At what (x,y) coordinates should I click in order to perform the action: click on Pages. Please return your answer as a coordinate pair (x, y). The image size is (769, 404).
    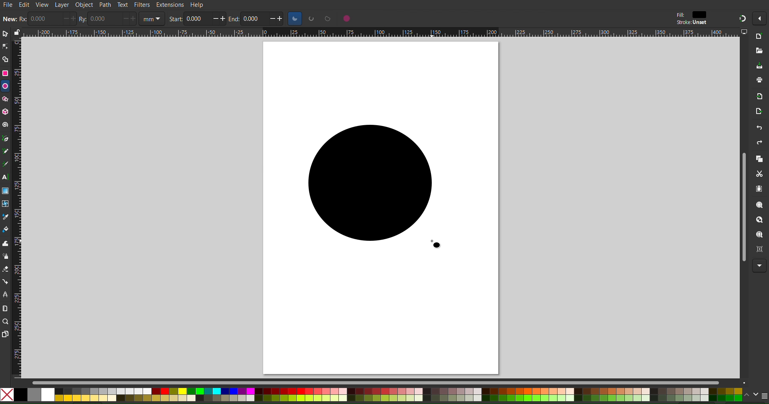
    Looking at the image, I should click on (5, 333).